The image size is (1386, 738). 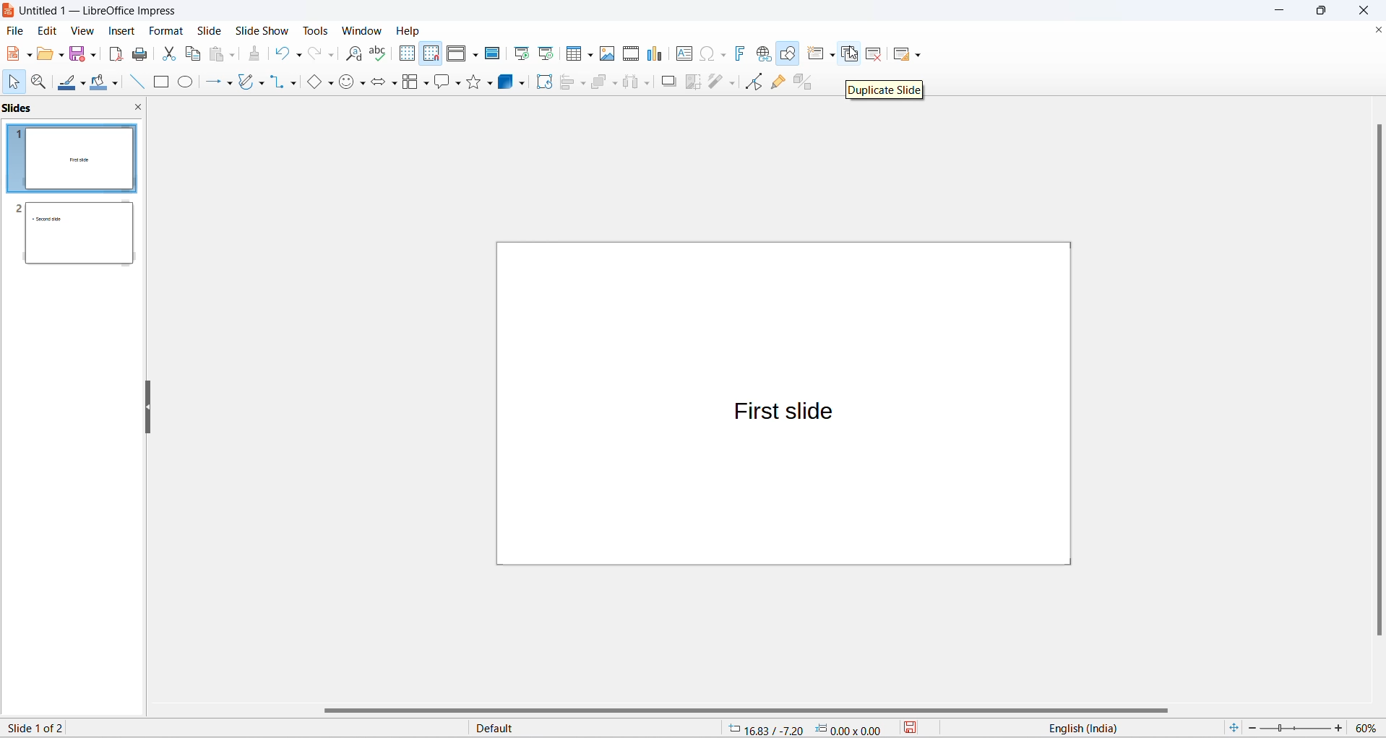 I want to click on redo, so click(x=315, y=53).